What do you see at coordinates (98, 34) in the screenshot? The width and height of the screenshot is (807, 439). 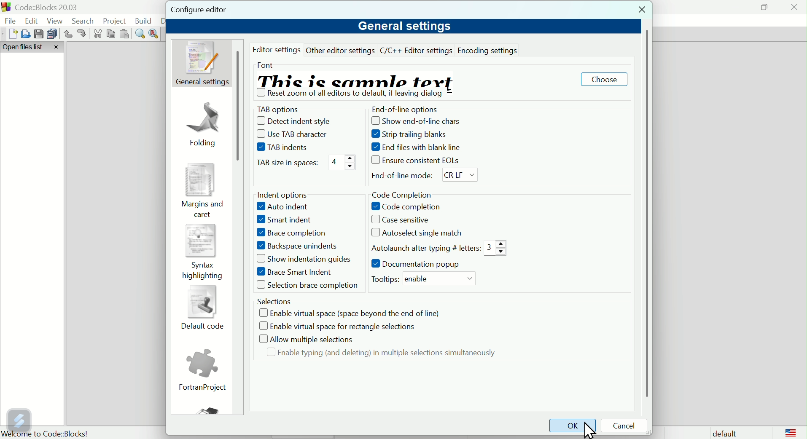 I see `cut` at bounding box center [98, 34].